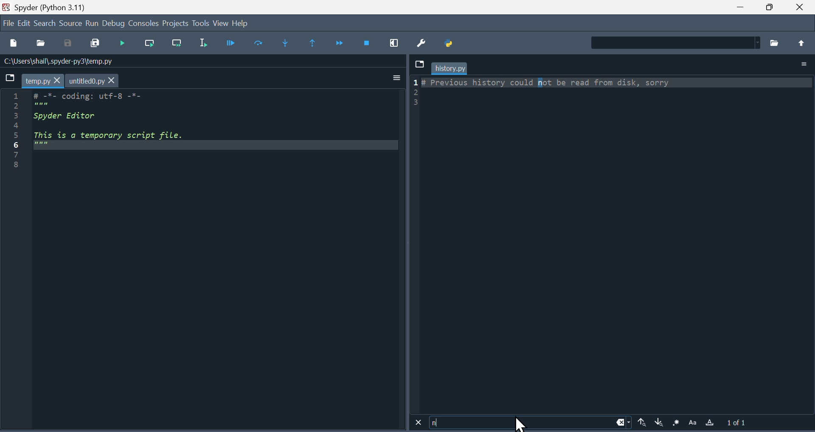 The image size is (815, 432). I want to click on Open file, so click(41, 43).